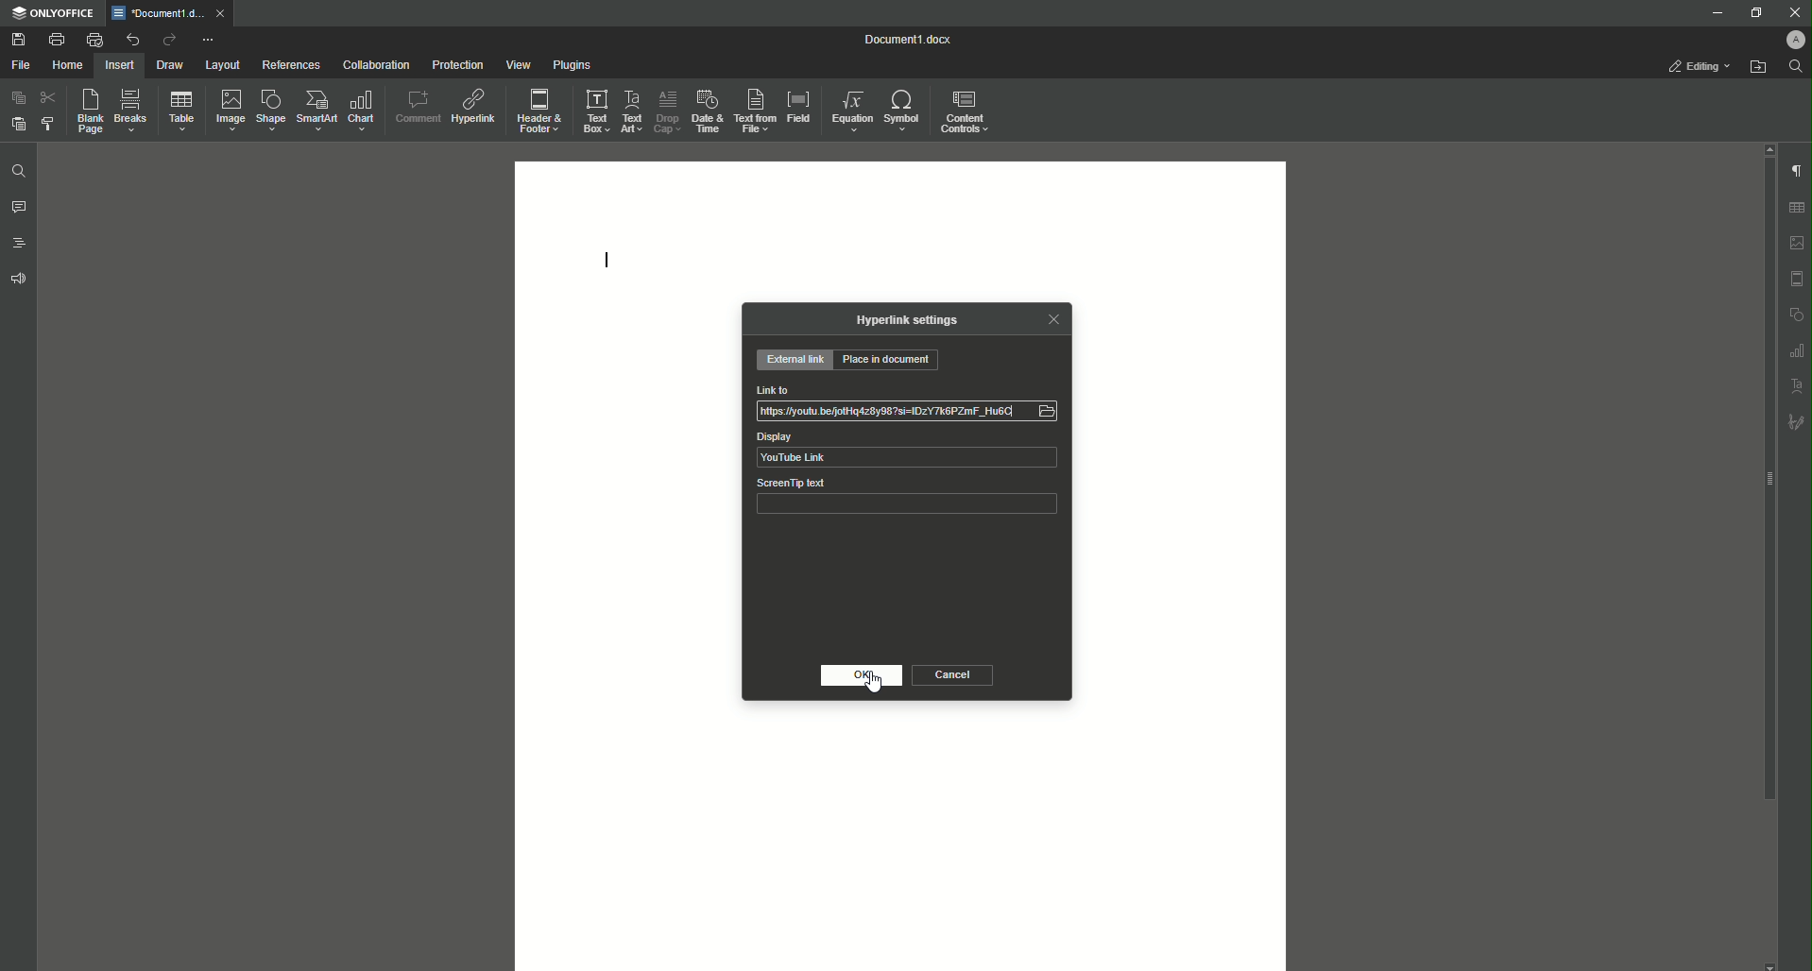 Image resolution: width=1812 pixels, height=971 pixels. Describe the element at coordinates (457, 66) in the screenshot. I see `Protection` at that location.